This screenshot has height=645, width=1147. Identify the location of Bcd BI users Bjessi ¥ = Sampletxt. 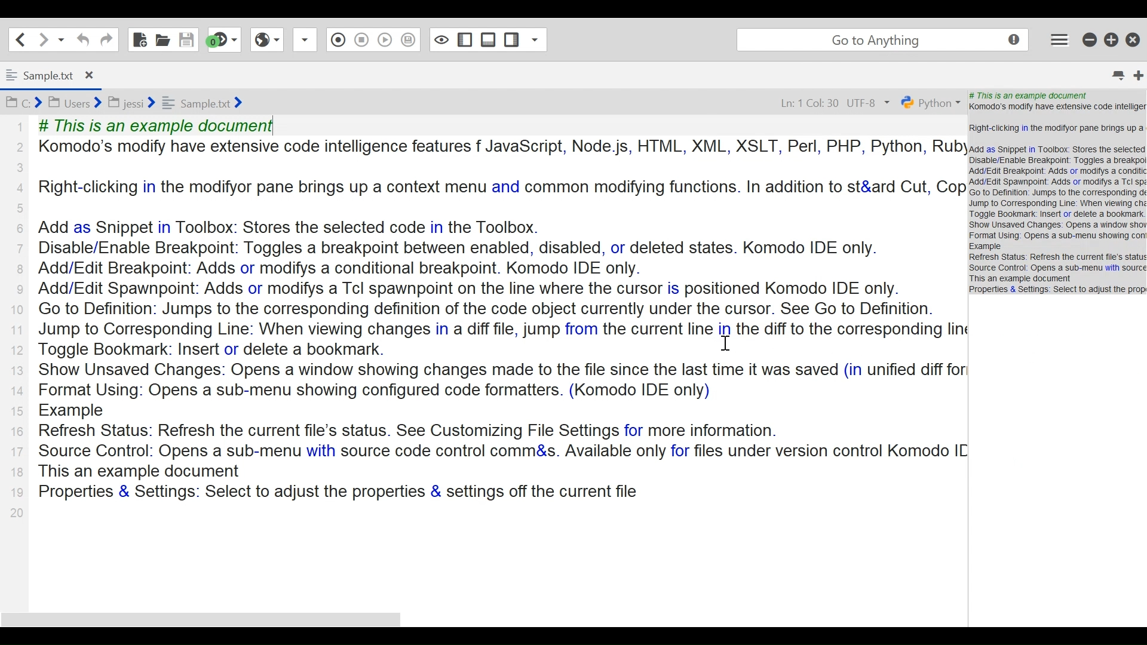
(145, 103).